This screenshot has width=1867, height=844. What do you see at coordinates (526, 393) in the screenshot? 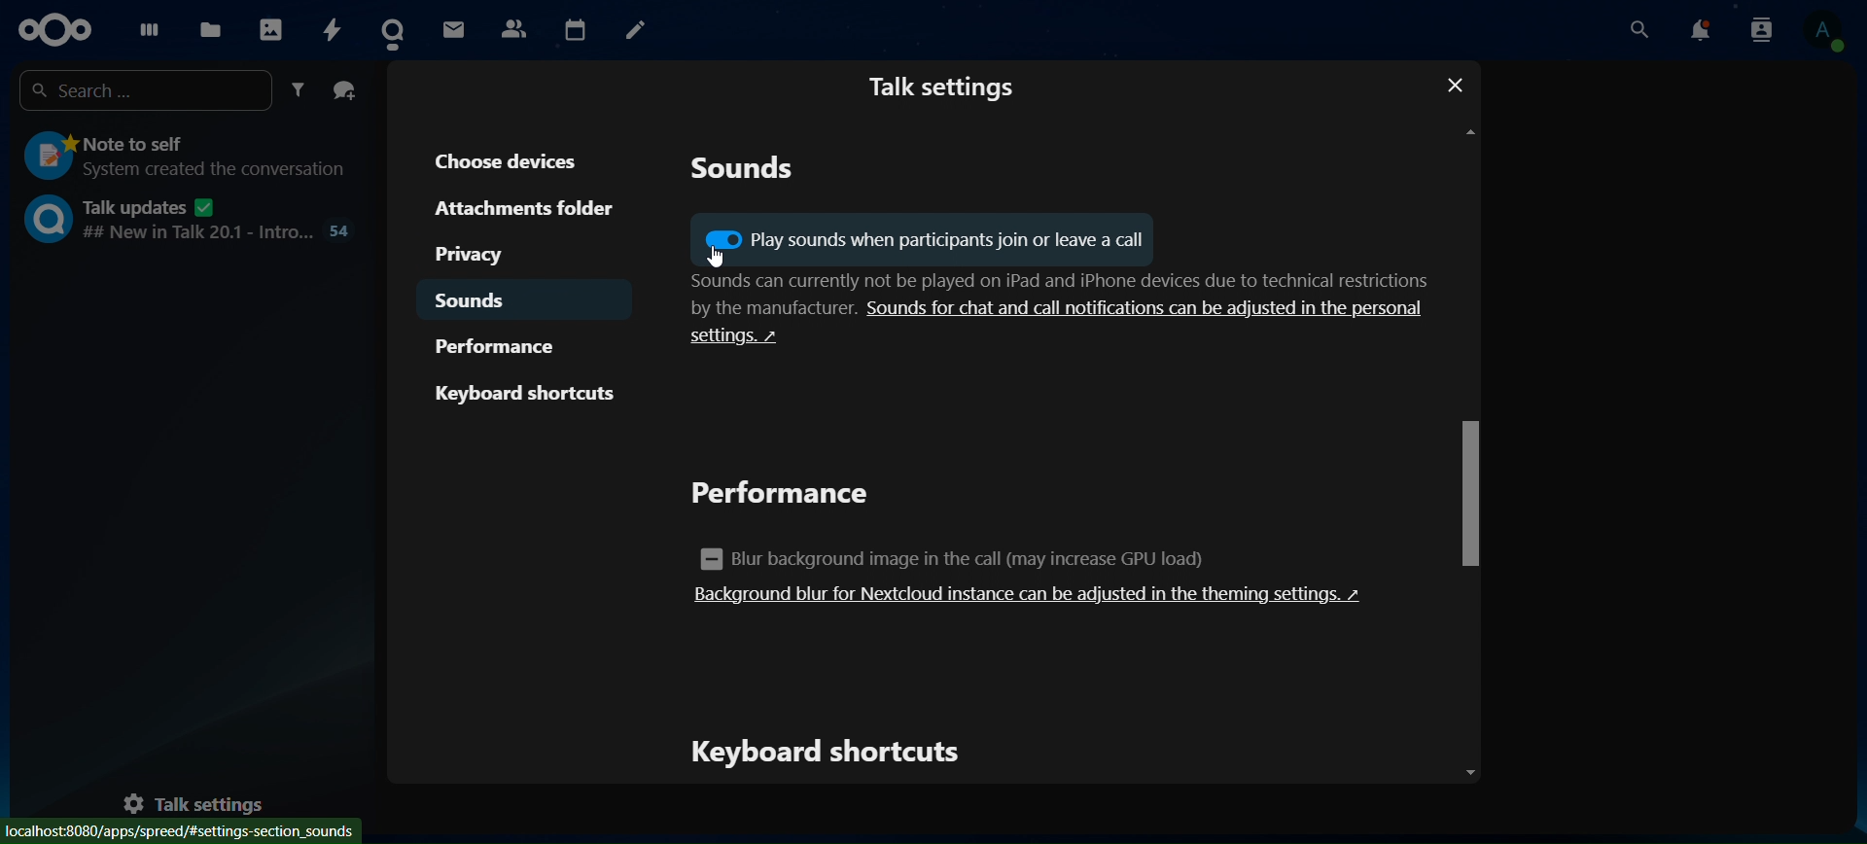
I see `keyboard shortcuts` at bounding box center [526, 393].